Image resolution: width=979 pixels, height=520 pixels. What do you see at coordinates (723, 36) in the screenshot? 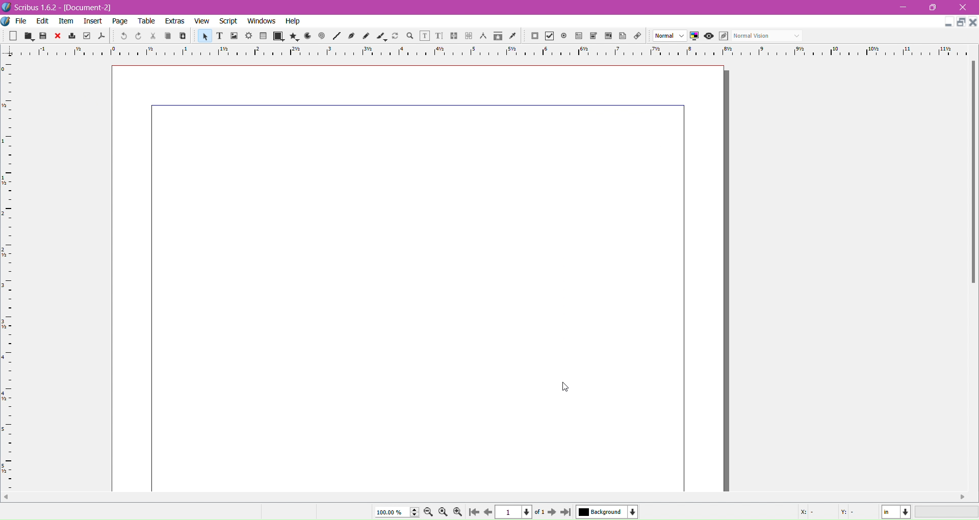
I see `icon` at bounding box center [723, 36].